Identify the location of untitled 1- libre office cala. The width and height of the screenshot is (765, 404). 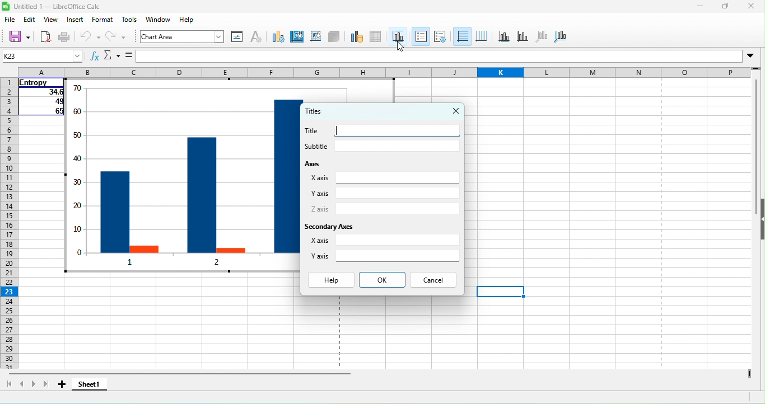
(54, 7).